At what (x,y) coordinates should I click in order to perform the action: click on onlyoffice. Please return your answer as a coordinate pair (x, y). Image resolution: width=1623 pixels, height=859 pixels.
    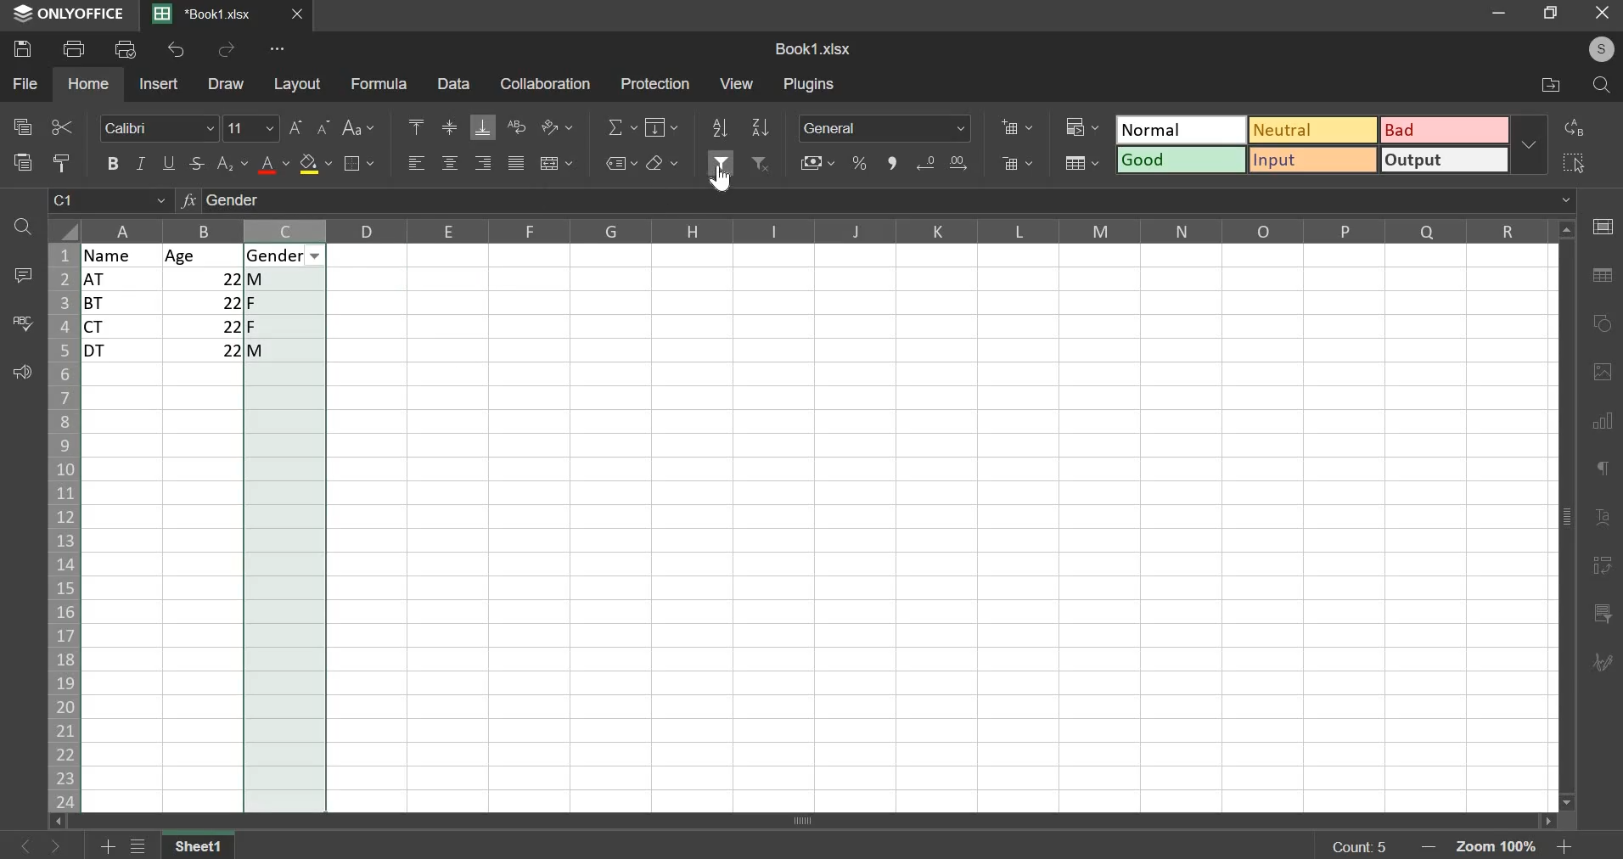
    Looking at the image, I should click on (70, 15).